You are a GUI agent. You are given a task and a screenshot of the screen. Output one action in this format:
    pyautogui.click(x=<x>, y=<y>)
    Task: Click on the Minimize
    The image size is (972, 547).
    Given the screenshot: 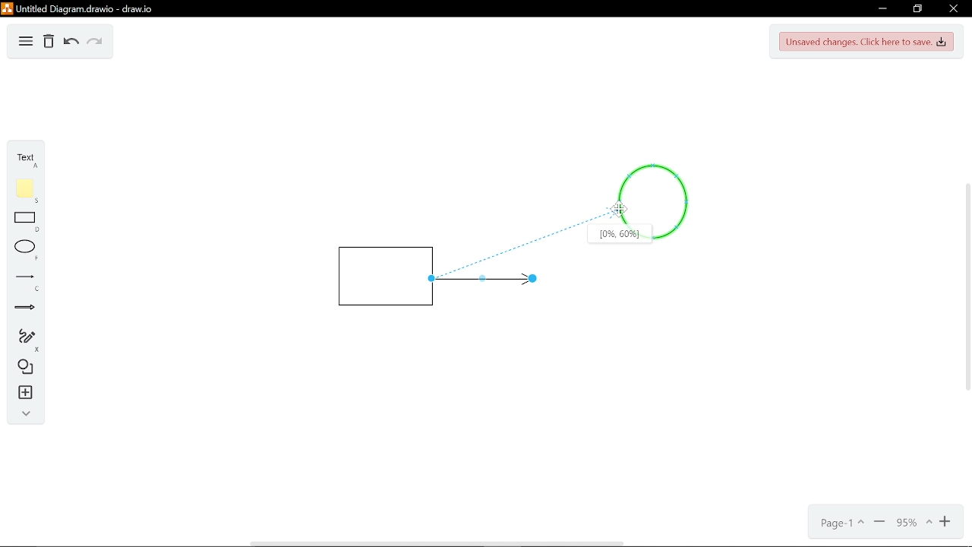 What is the action you would take?
    pyautogui.click(x=880, y=523)
    